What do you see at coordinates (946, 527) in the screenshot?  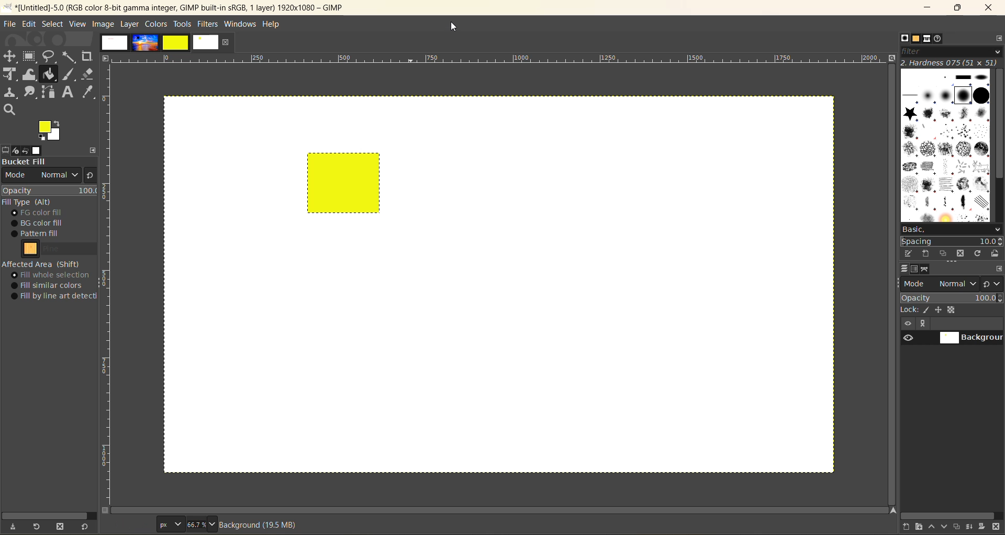 I see `lower this layer` at bounding box center [946, 527].